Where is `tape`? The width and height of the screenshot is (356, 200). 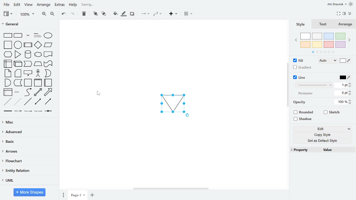
tape is located at coordinates (48, 64).